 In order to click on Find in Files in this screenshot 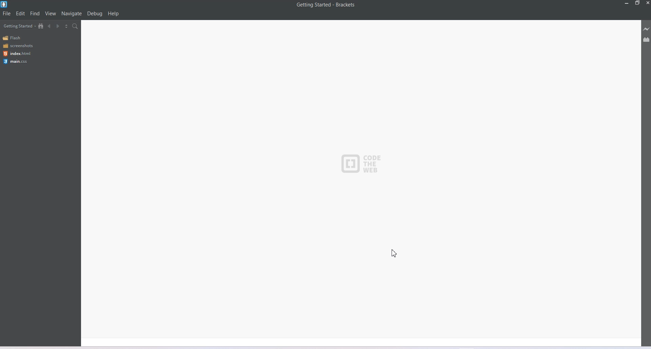, I will do `click(75, 26)`.